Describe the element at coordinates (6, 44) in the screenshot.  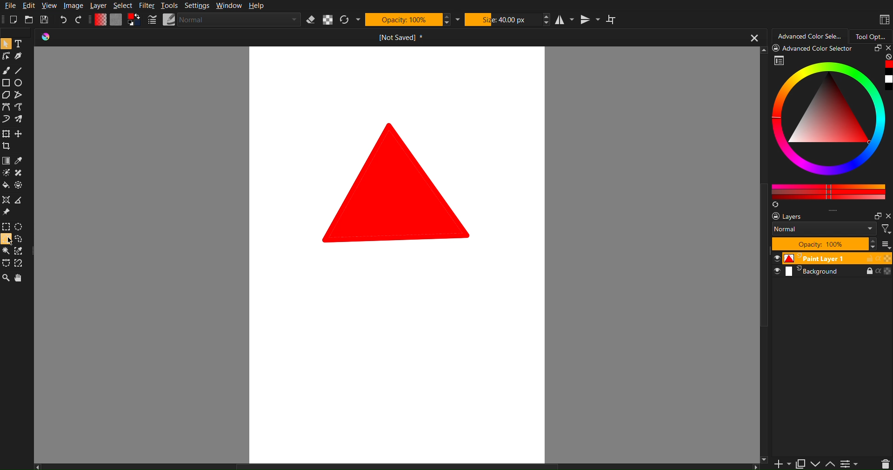
I see `Pointer` at that location.